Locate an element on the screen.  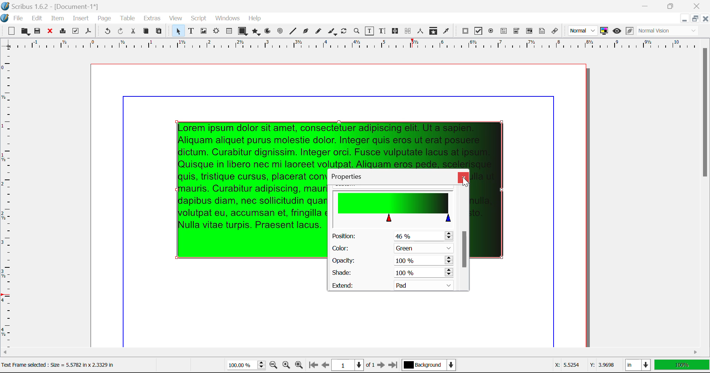
Scroll Bar is located at coordinates (464, 238).